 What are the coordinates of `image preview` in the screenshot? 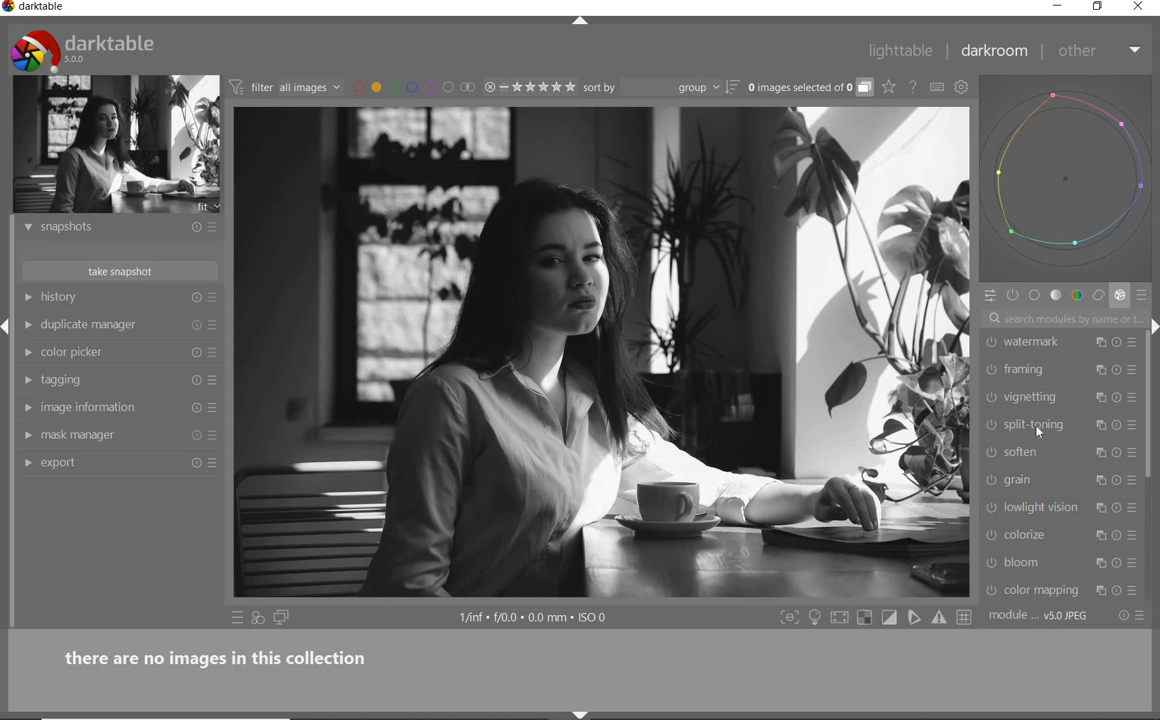 It's located at (117, 145).